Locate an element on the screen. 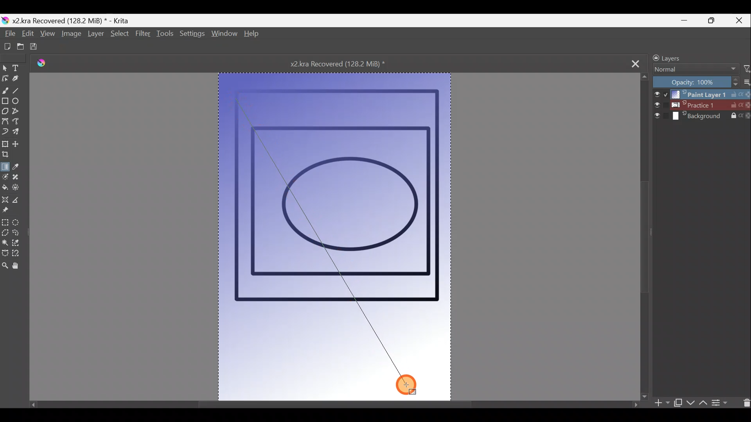 The width and height of the screenshot is (751, 422). Layers is located at coordinates (687, 57).